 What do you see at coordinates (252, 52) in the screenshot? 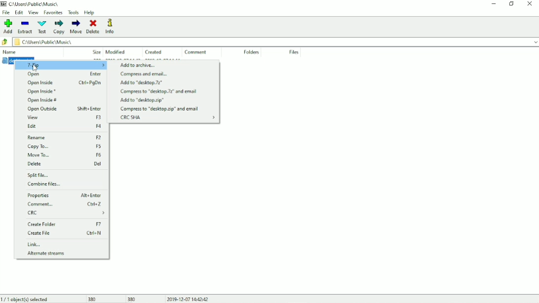
I see `Folders` at bounding box center [252, 52].